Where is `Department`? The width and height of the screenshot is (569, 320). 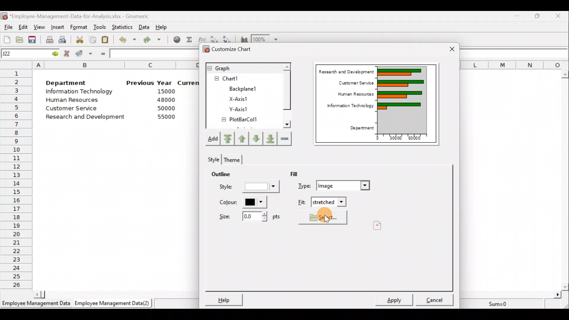 Department is located at coordinates (354, 129).